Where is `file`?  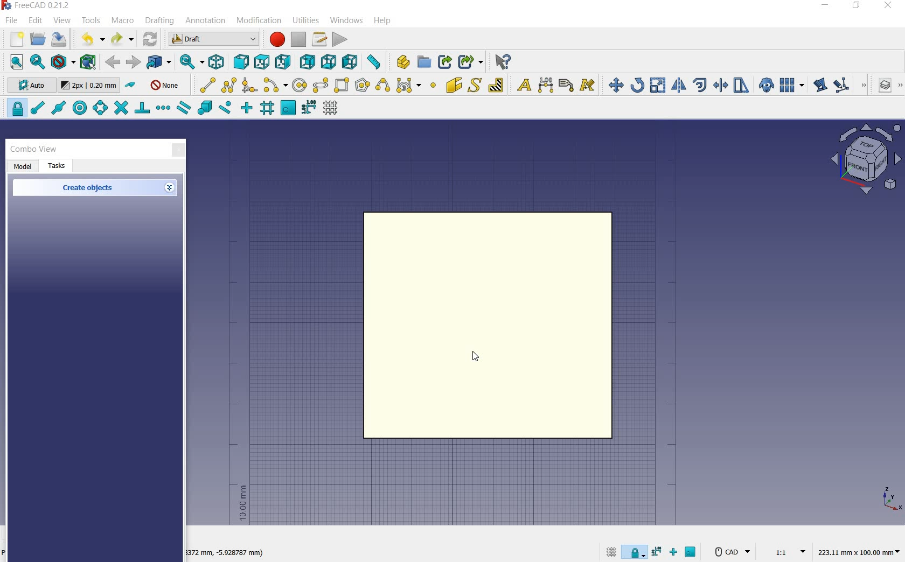
file is located at coordinates (13, 22).